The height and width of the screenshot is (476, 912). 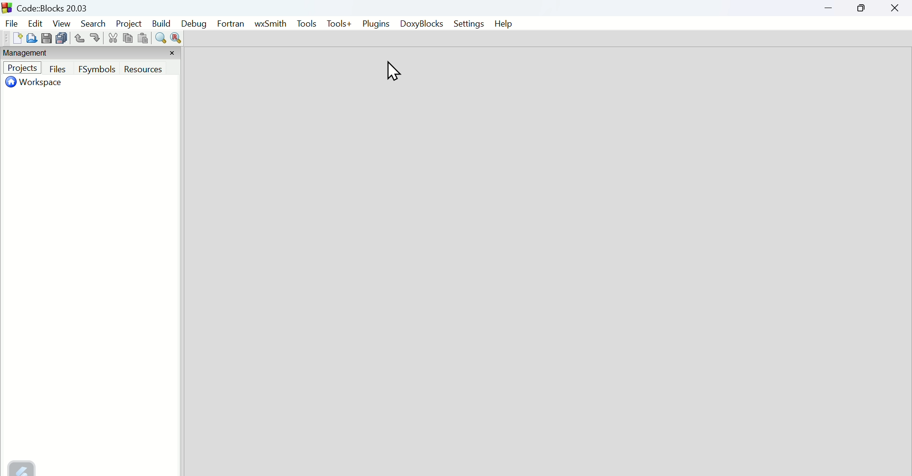 What do you see at coordinates (97, 69) in the screenshot?
I see `F symbols` at bounding box center [97, 69].